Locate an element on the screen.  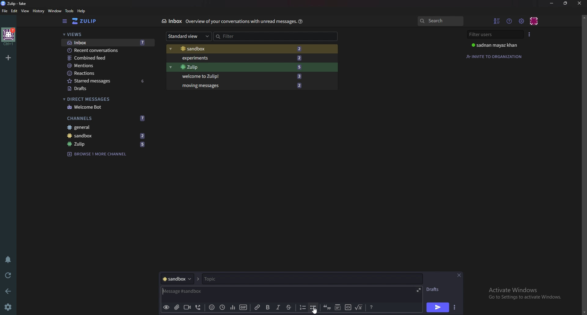
Main menu is located at coordinates (521, 21).